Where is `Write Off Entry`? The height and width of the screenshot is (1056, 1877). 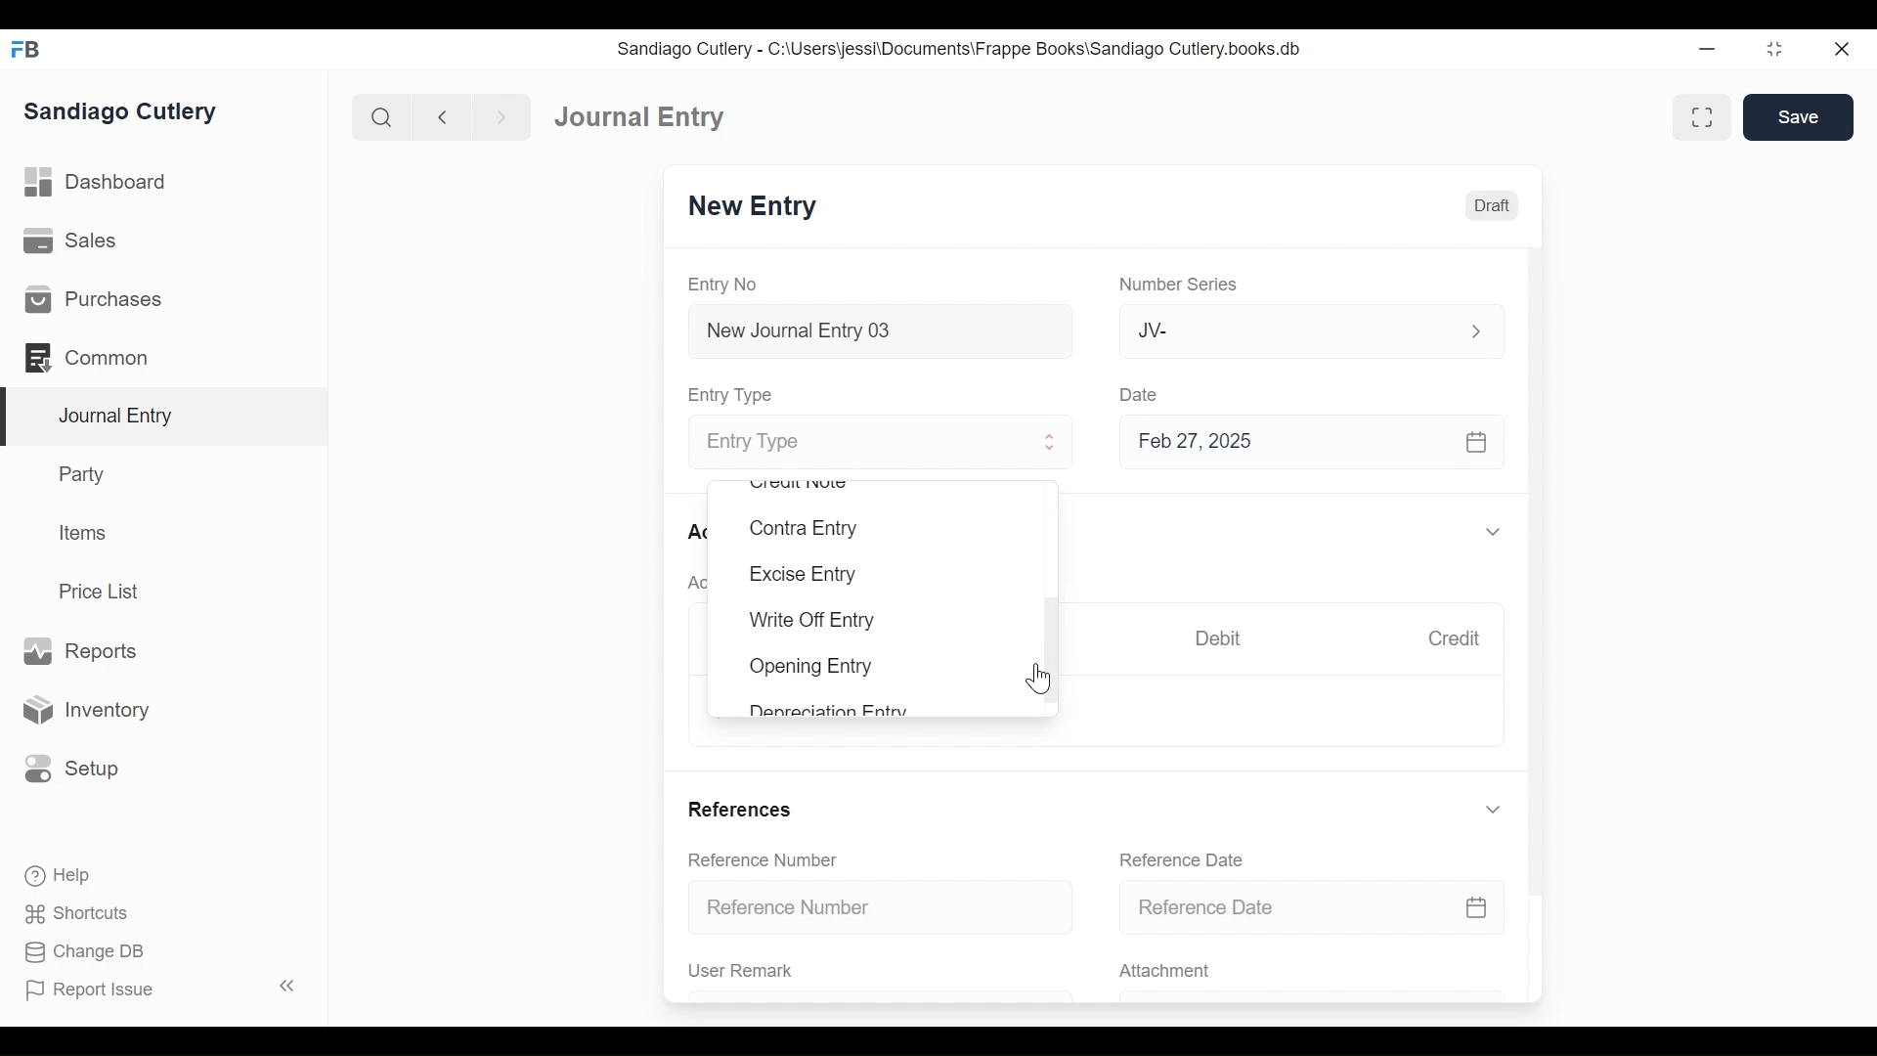 Write Off Entry is located at coordinates (815, 622).